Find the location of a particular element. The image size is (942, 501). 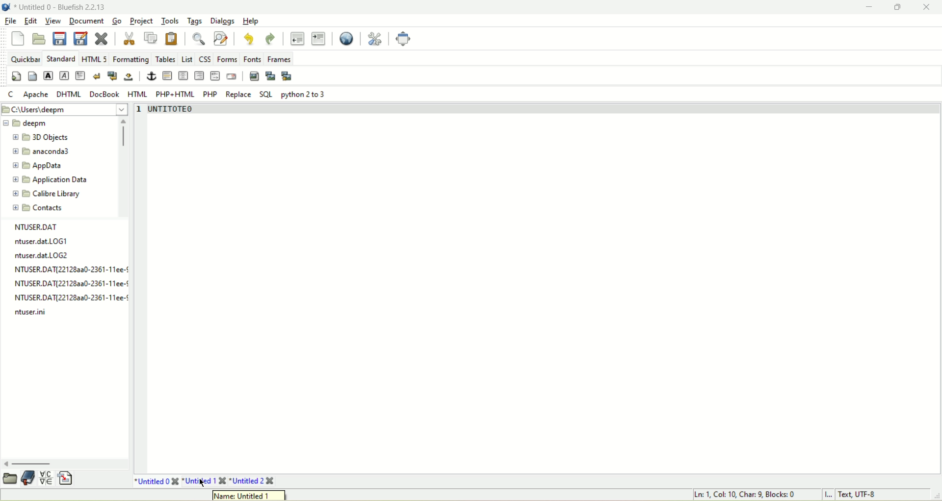

copy is located at coordinates (152, 38).